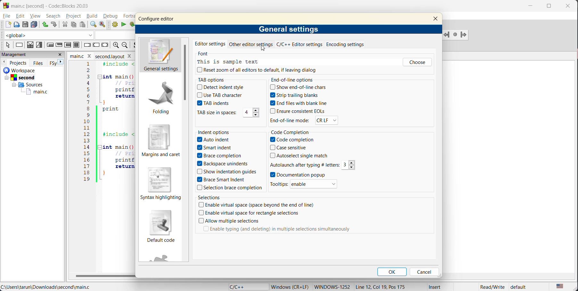 The height and width of the screenshot is (291, 578). What do you see at coordinates (61, 62) in the screenshot?
I see `next` at bounding box center [61, 62].